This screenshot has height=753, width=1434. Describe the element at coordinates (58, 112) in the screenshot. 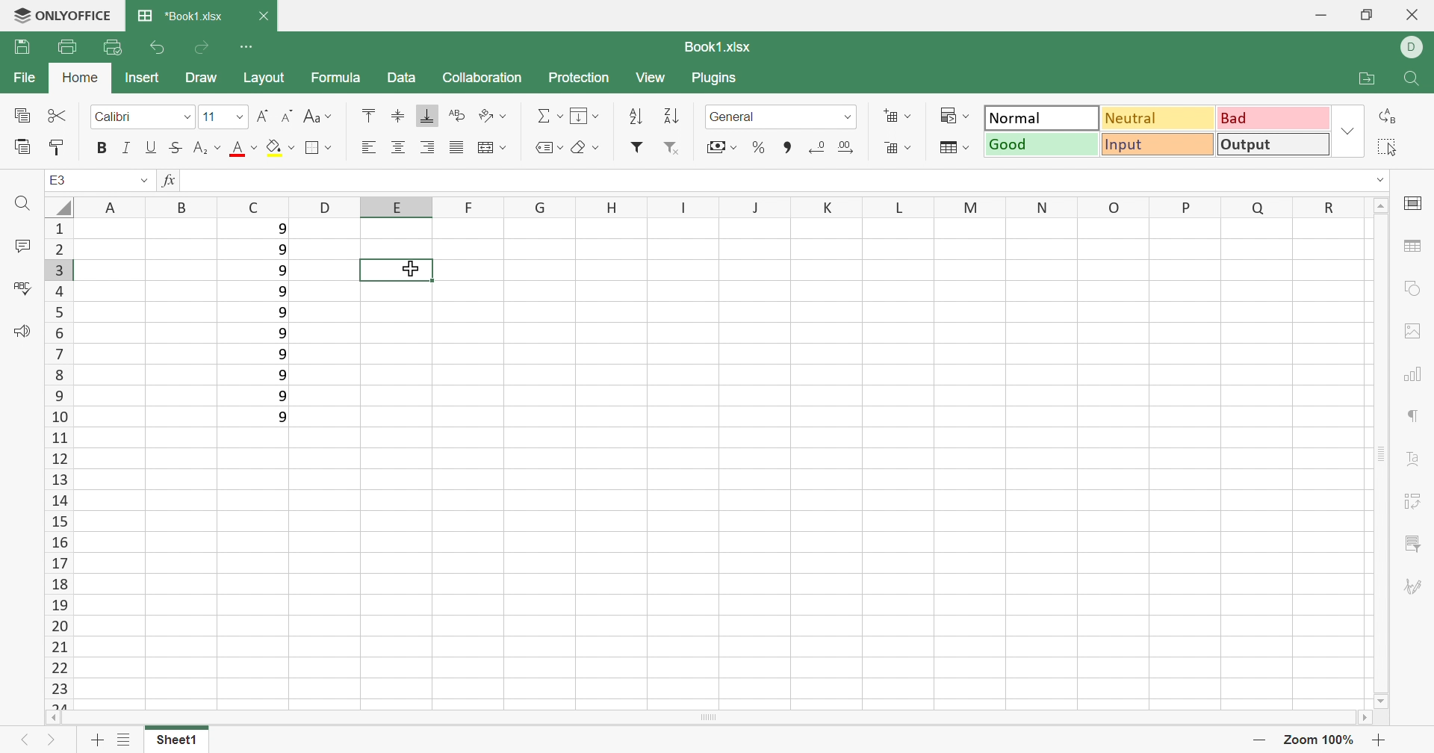

I see `Cut` at that location.